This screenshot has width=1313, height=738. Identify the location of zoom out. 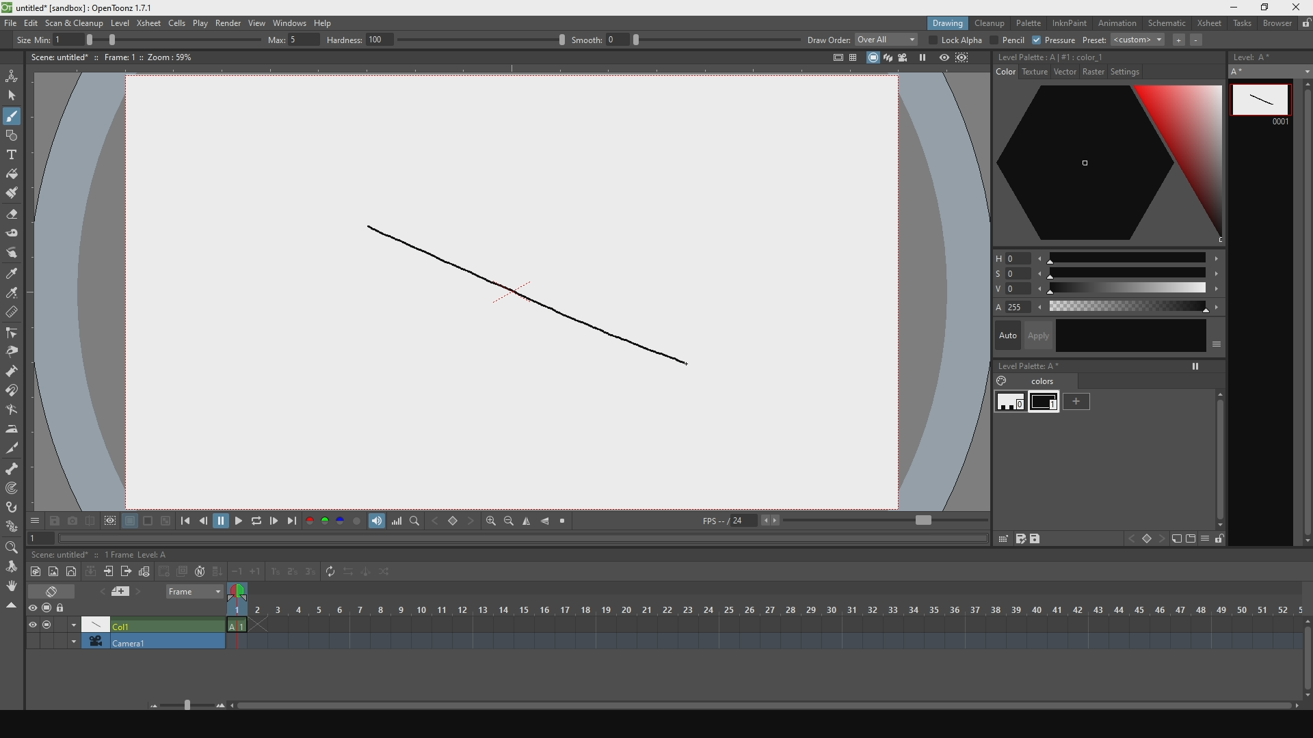
(509, 522).